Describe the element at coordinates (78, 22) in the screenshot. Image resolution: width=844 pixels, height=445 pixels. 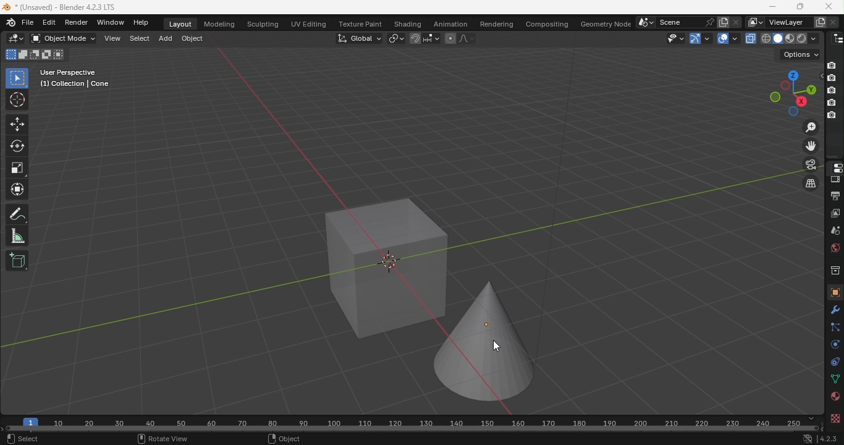
I see `Render` at that location.